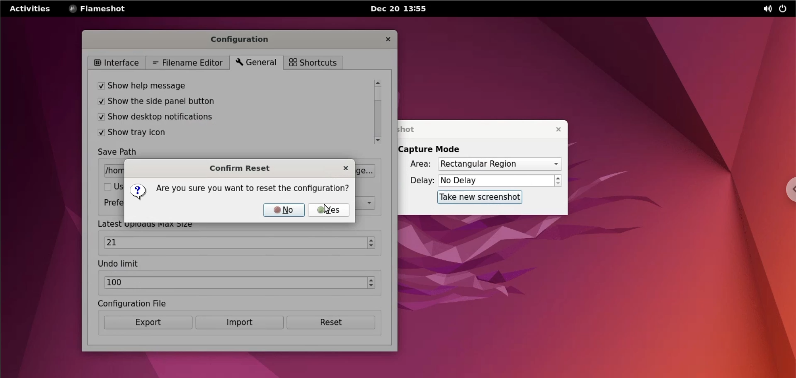 The width and height of the screenshot is (796, 378). I want to click on interface, so click(116, 62).